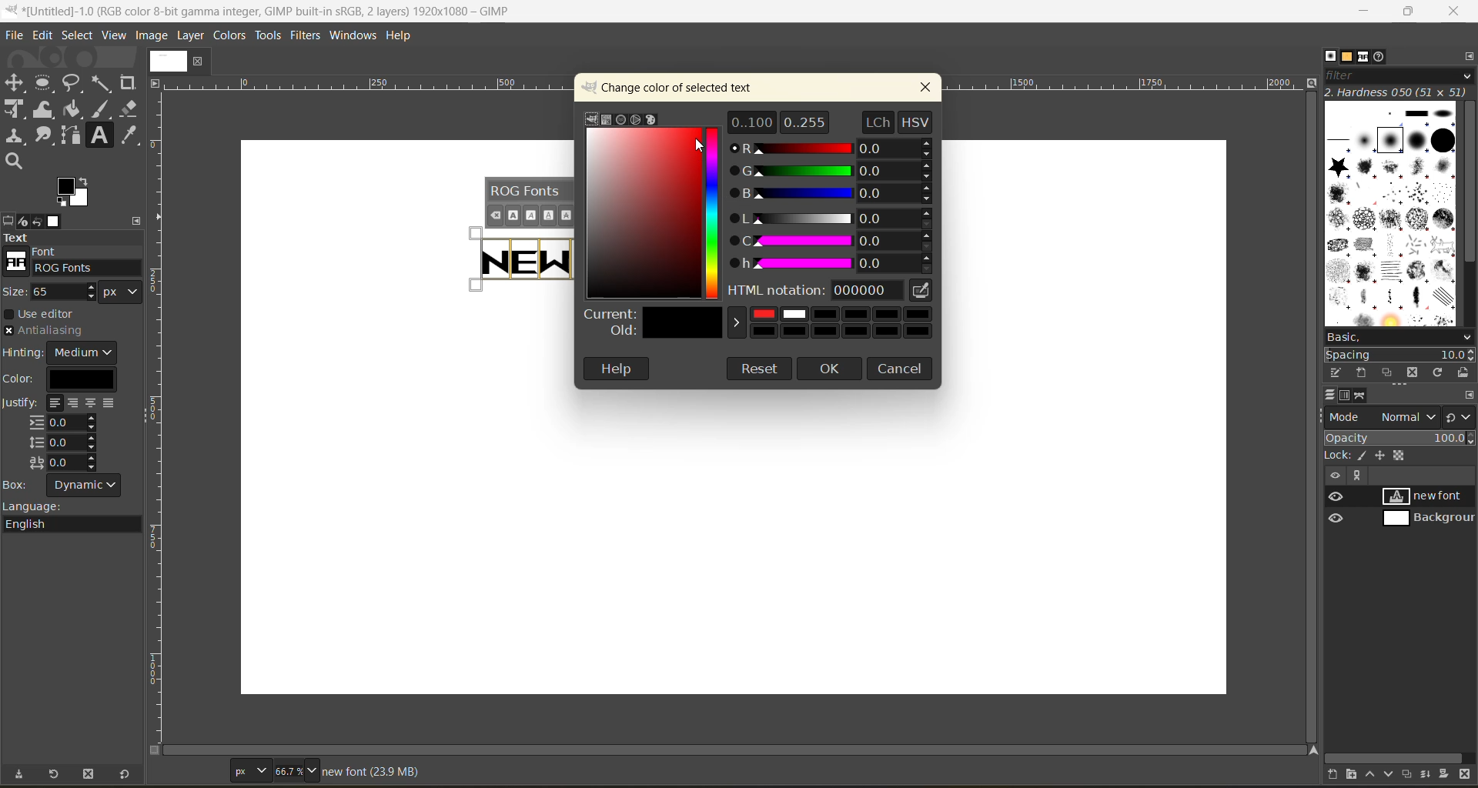  Describe the element at coordinates (1374, 773) in the screenshot. I see `raise this layer` at that location.